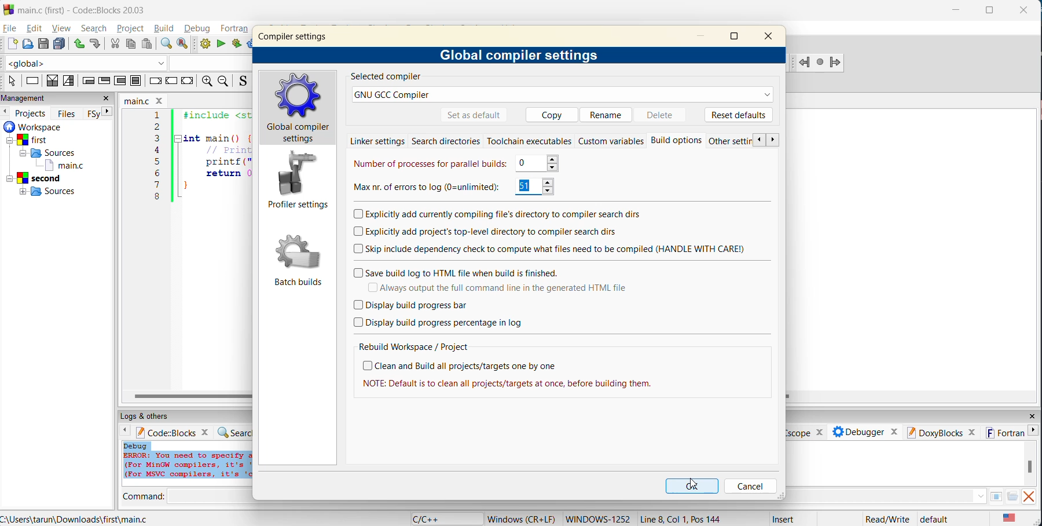  I want to click on paste, so click(148, 44).